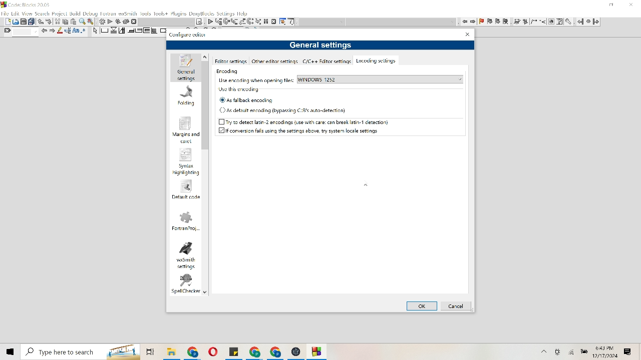 The width and height of the screenshot is (641, 360). Describe the element at coordinates (150, 352) in the screenshot. I see `folders` at that location.